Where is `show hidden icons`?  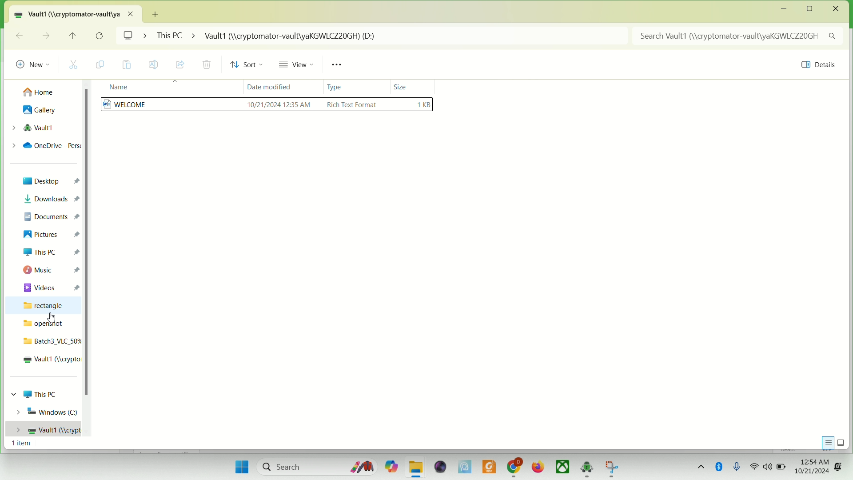 show hidden icons is located at coordinates (698, 464).